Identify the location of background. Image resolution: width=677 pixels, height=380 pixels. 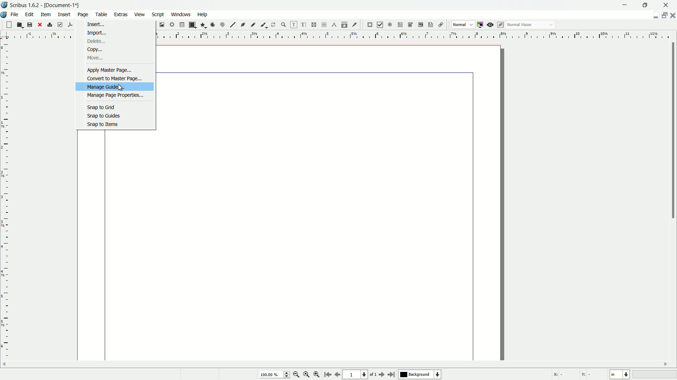
(421, 375).